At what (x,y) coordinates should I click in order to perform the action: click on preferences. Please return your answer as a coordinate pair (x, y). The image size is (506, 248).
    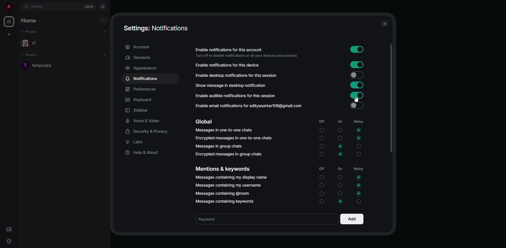
    Looking at the image, I should click on (142, 89).